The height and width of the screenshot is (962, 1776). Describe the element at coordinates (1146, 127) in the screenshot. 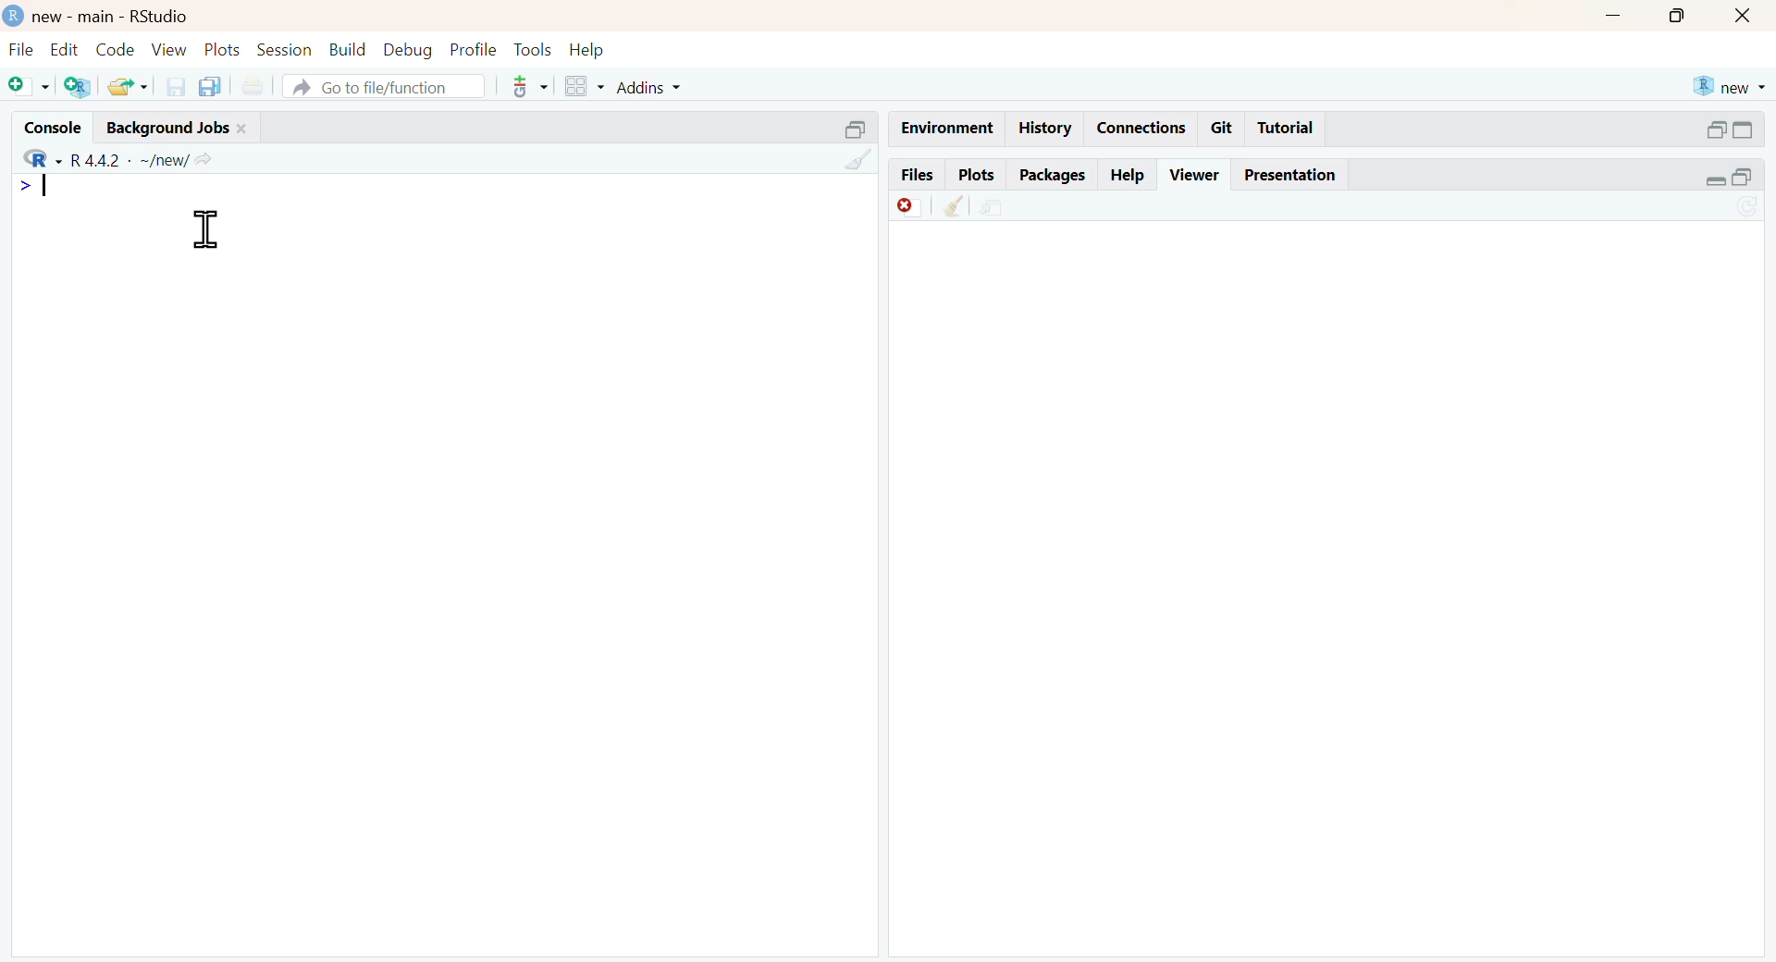

I see `connections` at that location.